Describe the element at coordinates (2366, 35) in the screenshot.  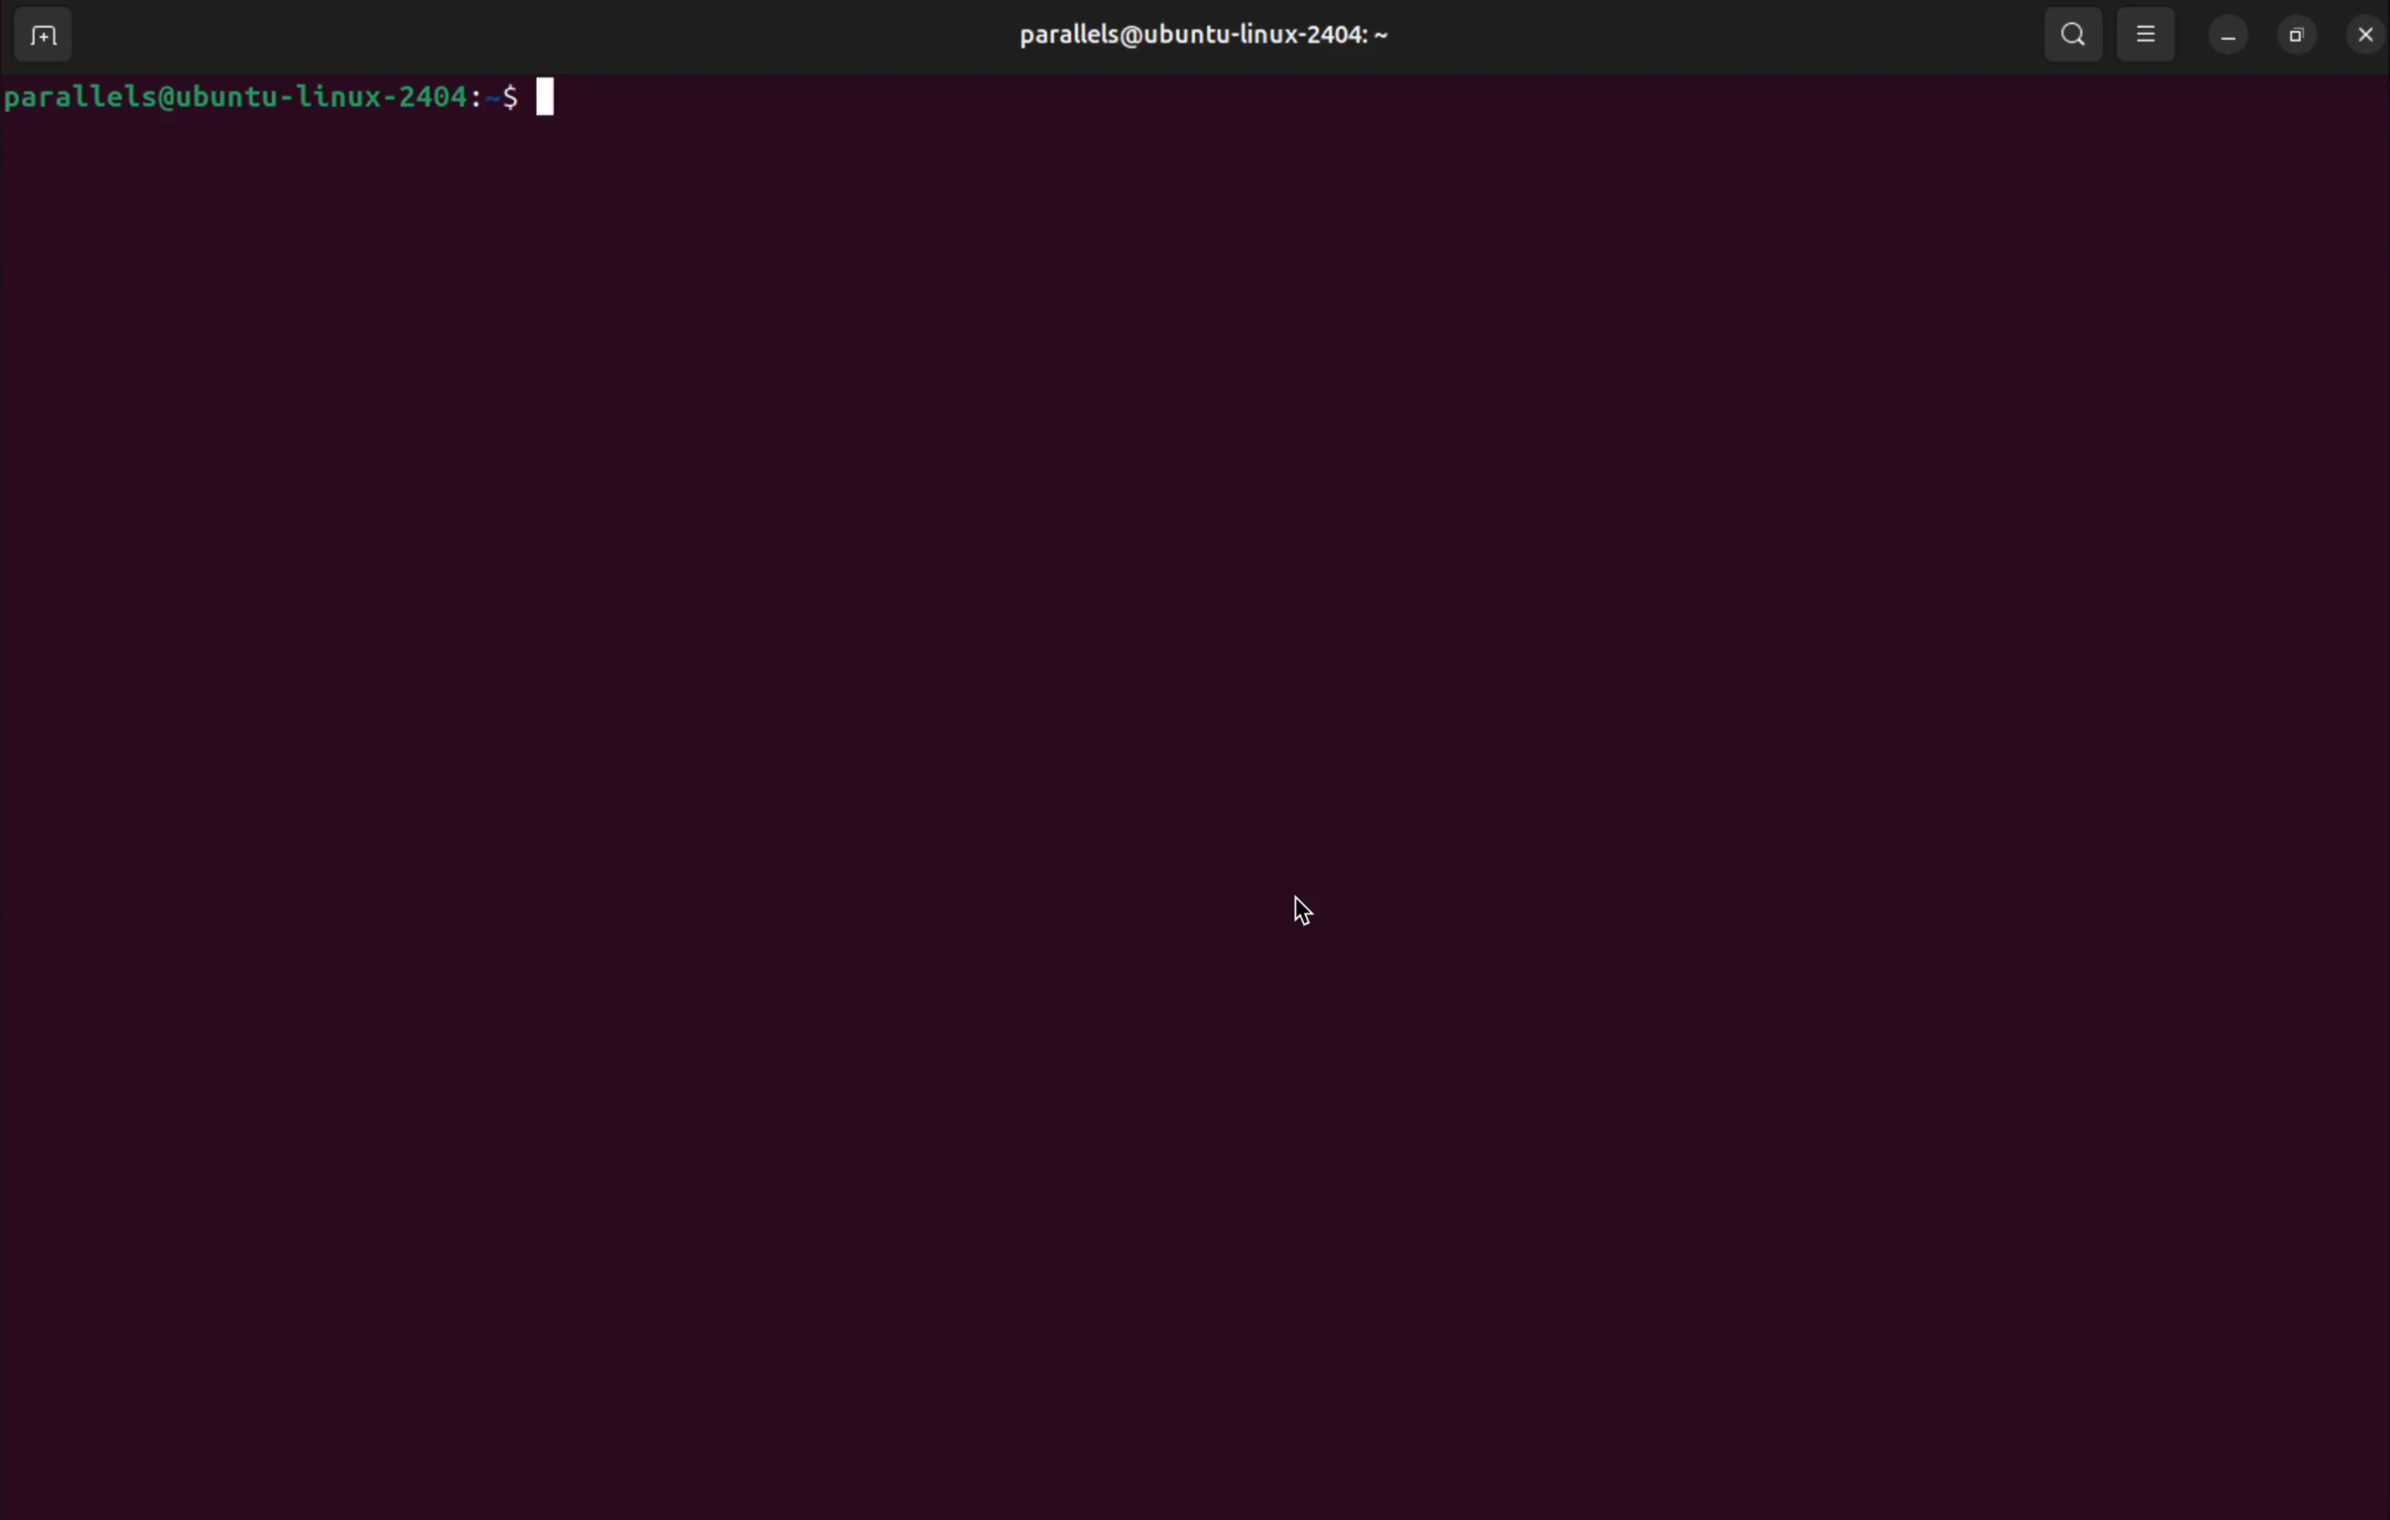
I see `close` at that location.